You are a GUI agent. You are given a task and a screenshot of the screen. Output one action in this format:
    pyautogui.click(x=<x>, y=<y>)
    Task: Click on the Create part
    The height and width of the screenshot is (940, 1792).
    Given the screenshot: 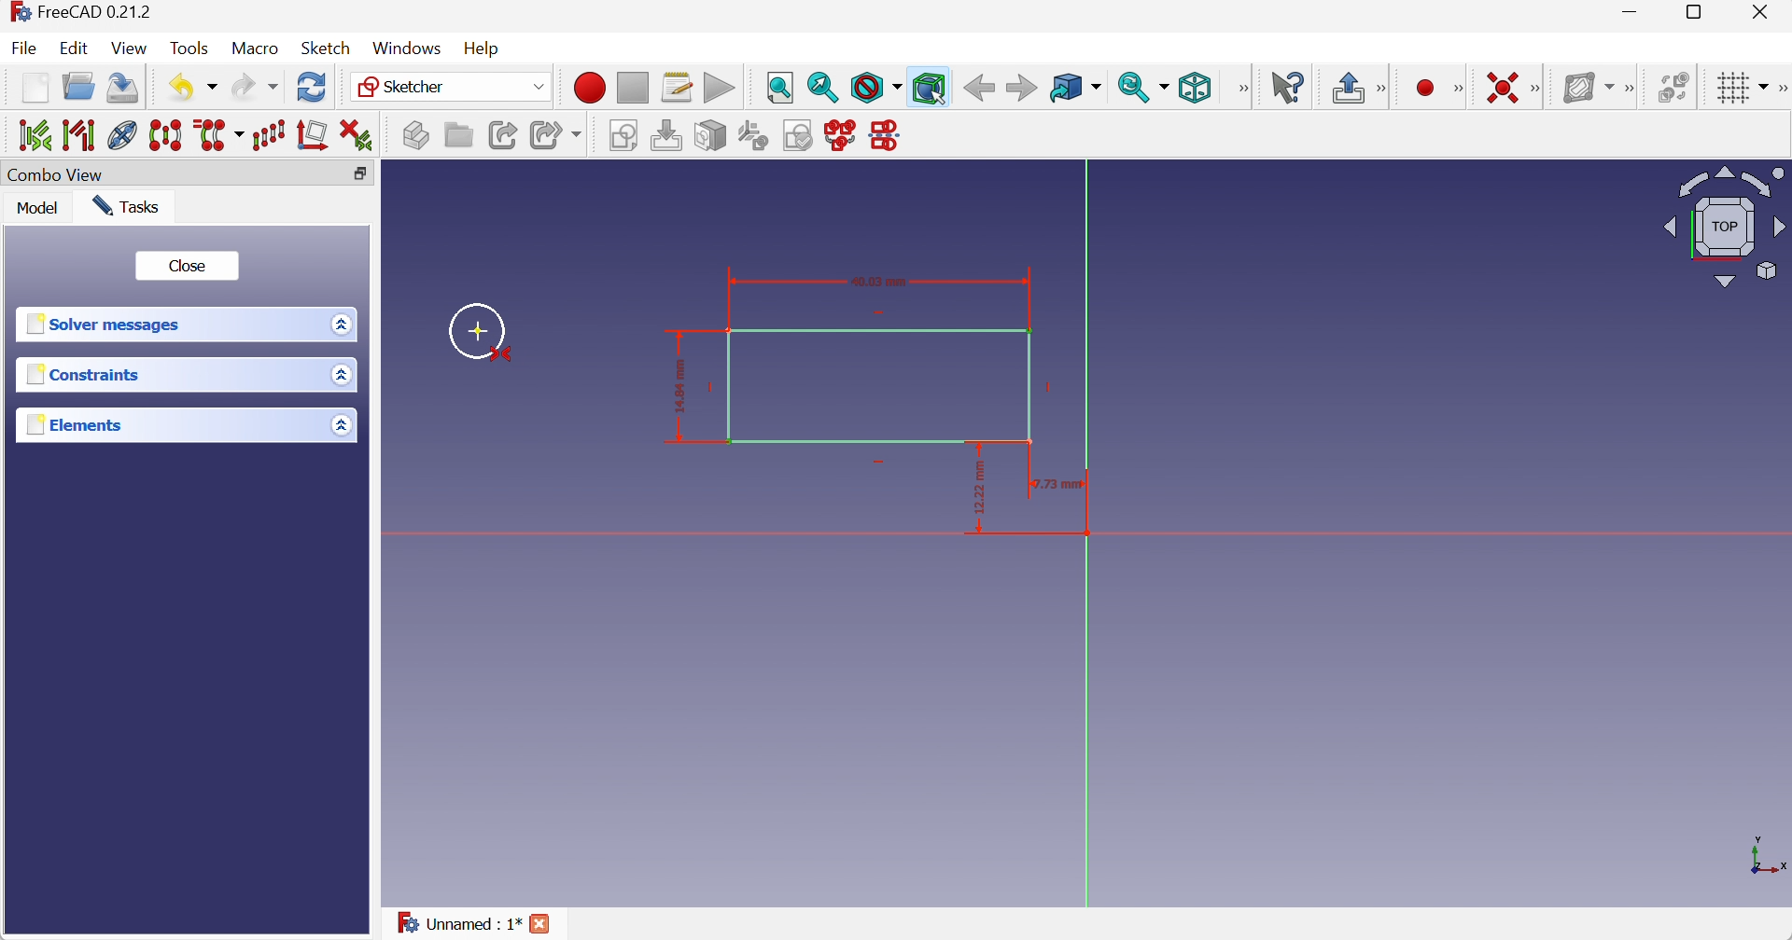 What is the action you would take?
    pyautogui.click(x=415, y=134)
    